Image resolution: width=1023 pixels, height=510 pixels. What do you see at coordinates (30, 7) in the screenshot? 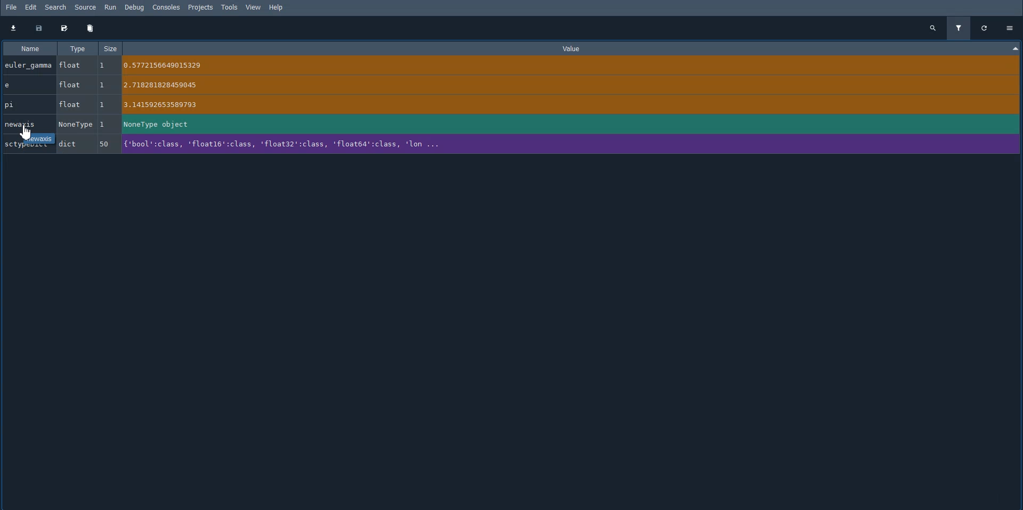
I see `Edit` at bounding box center [30, 7].